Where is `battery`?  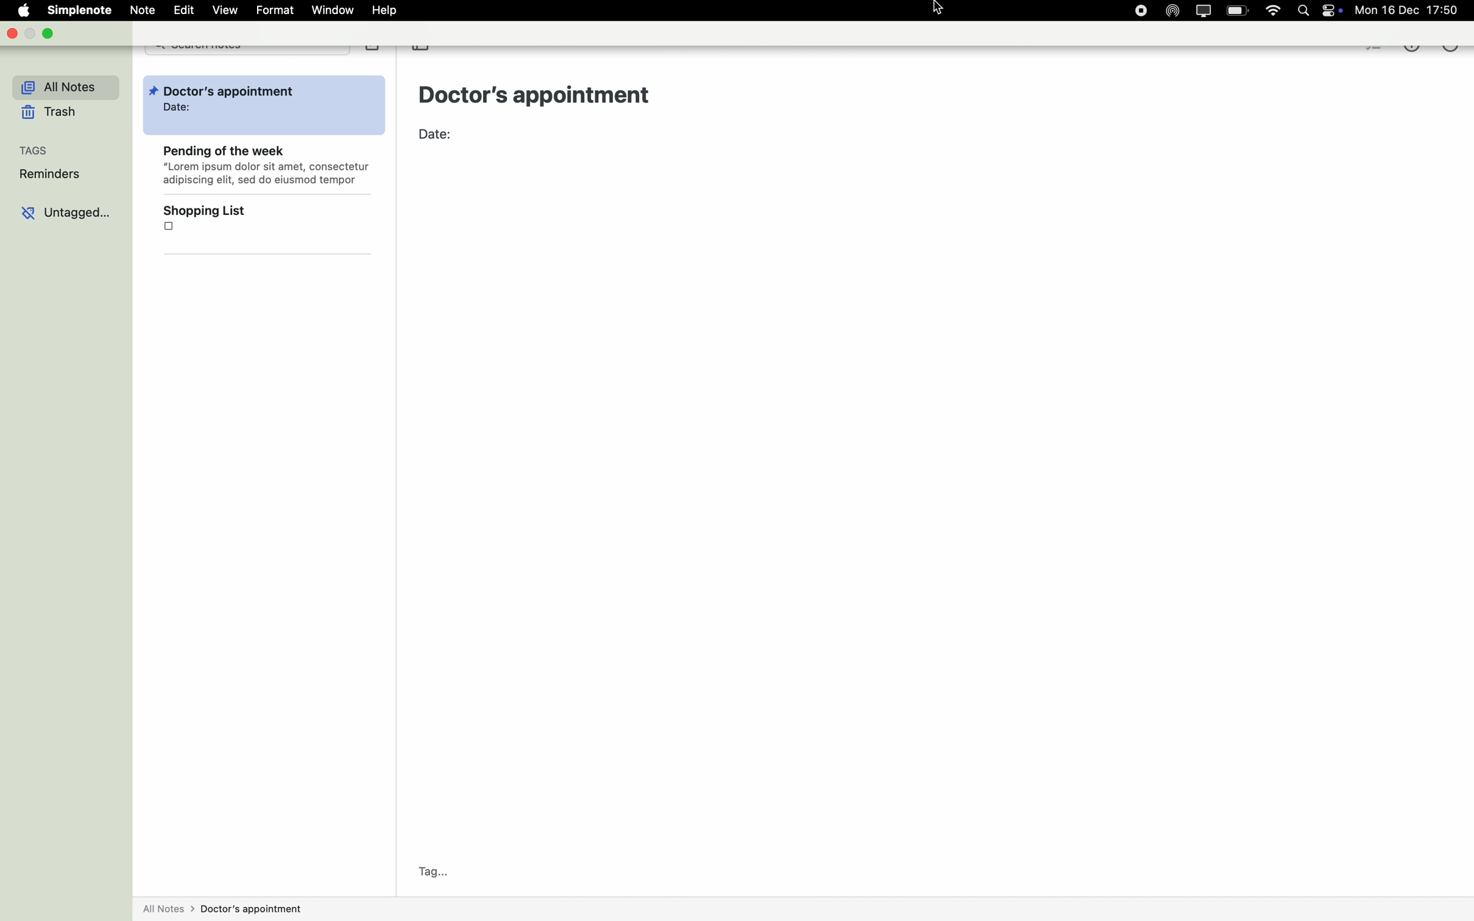
battery is located at coordinates (1238, 10).